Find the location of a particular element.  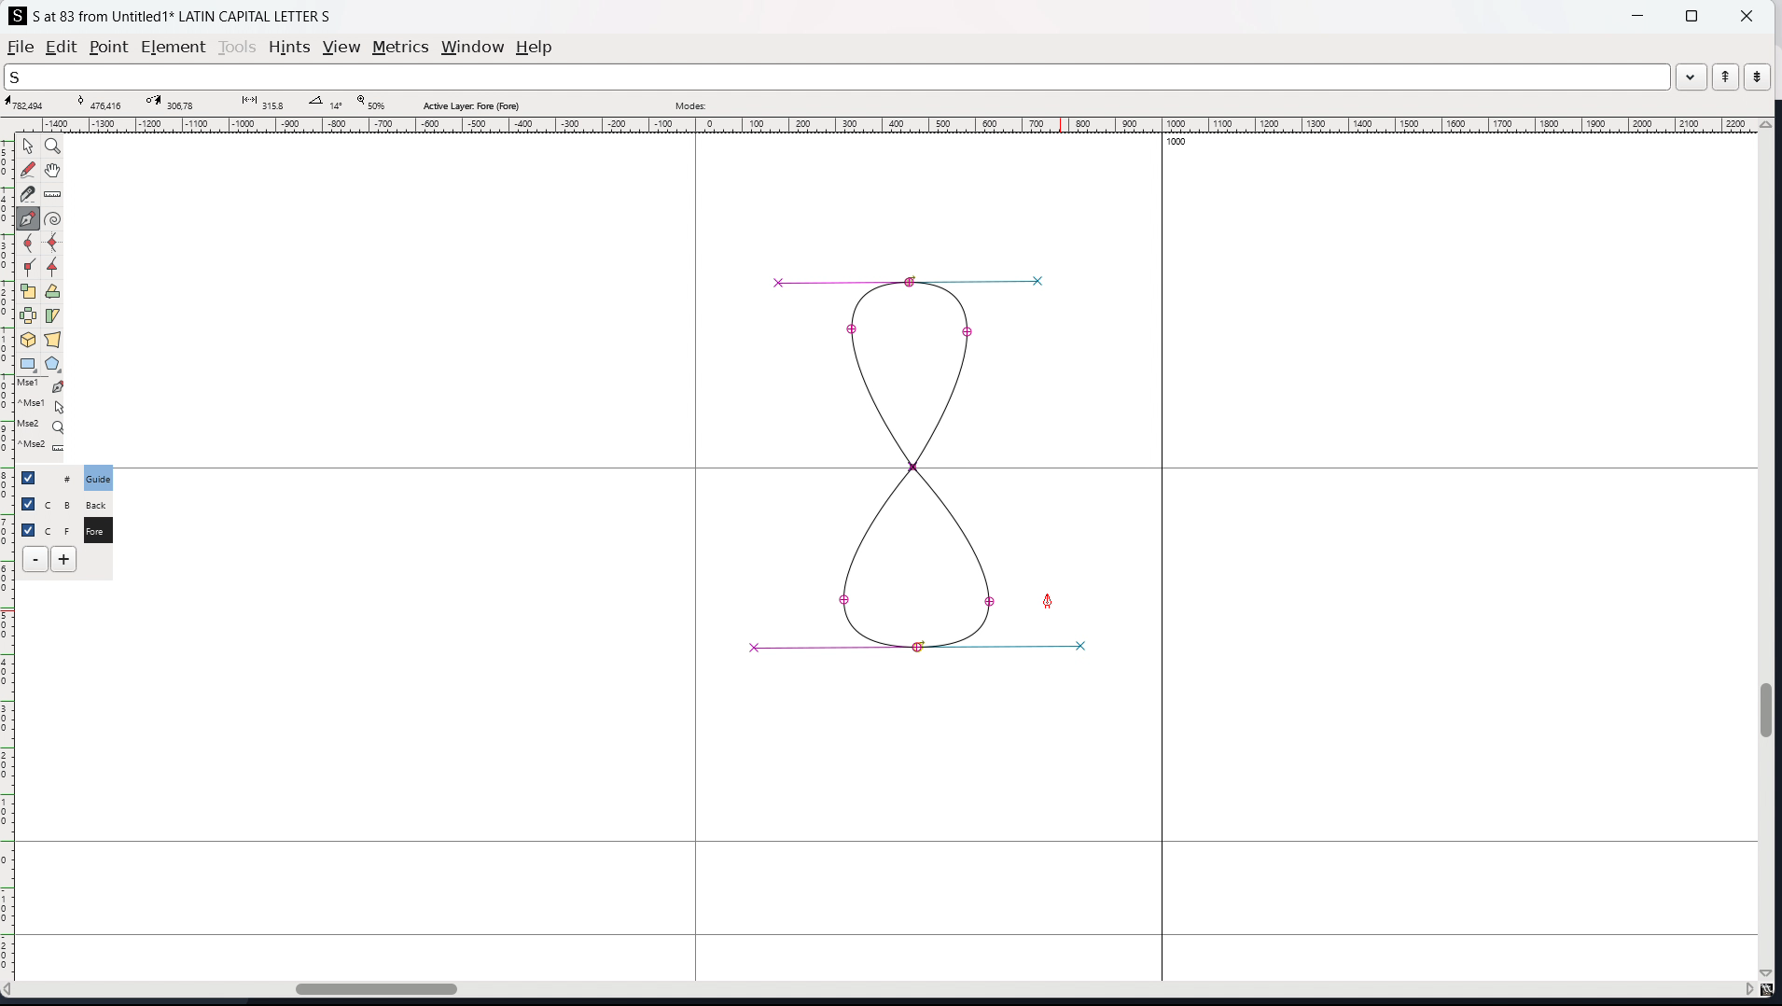

checkbox is located at coordinates (34, 477).